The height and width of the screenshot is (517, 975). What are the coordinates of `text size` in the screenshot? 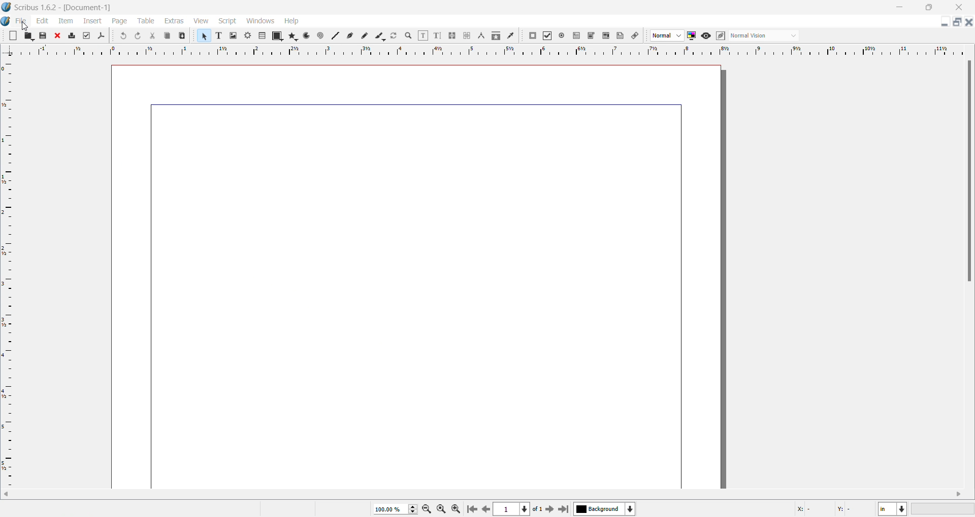 It's located at (219, 36).